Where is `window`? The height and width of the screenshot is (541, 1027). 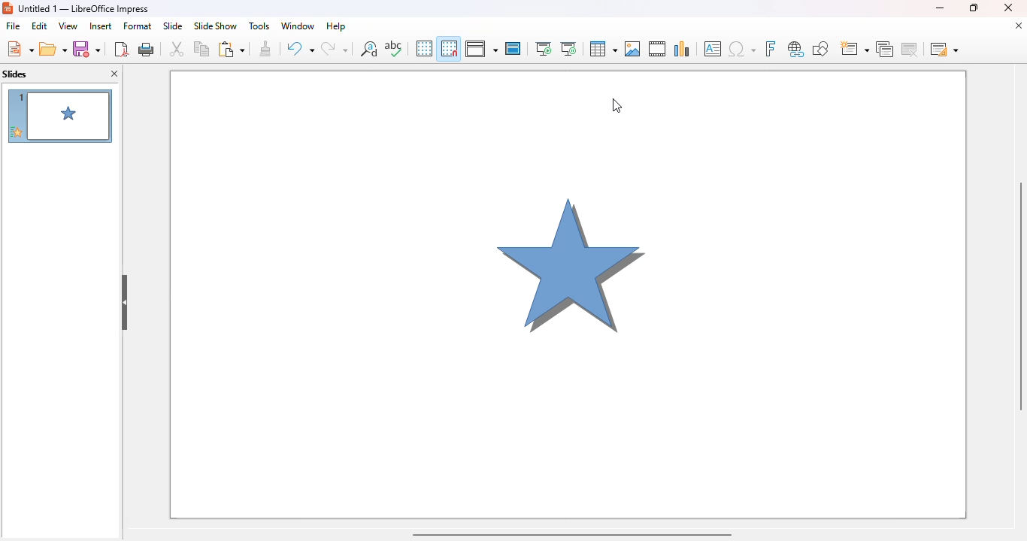 window is located at coordinates (298, 26).